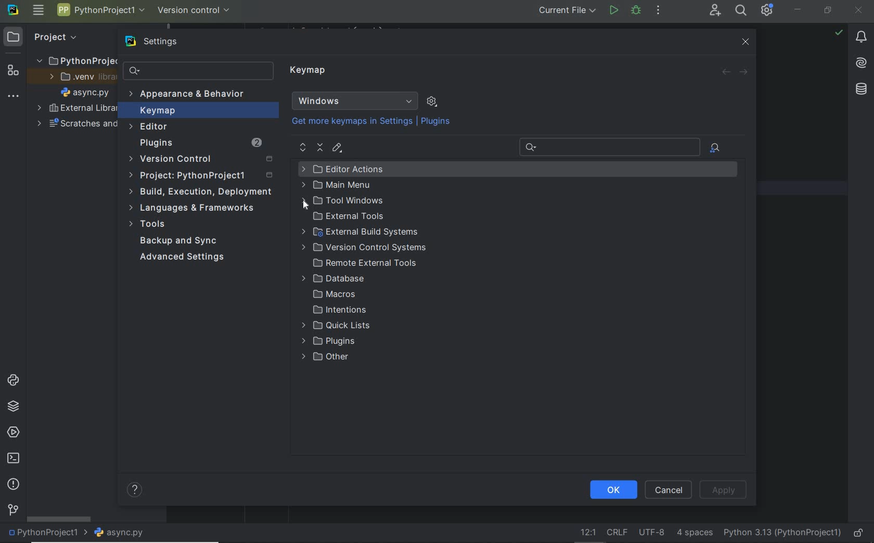  Describe the element at coordinates (658, 11) in the screenshot. I see `more actions` at that location.